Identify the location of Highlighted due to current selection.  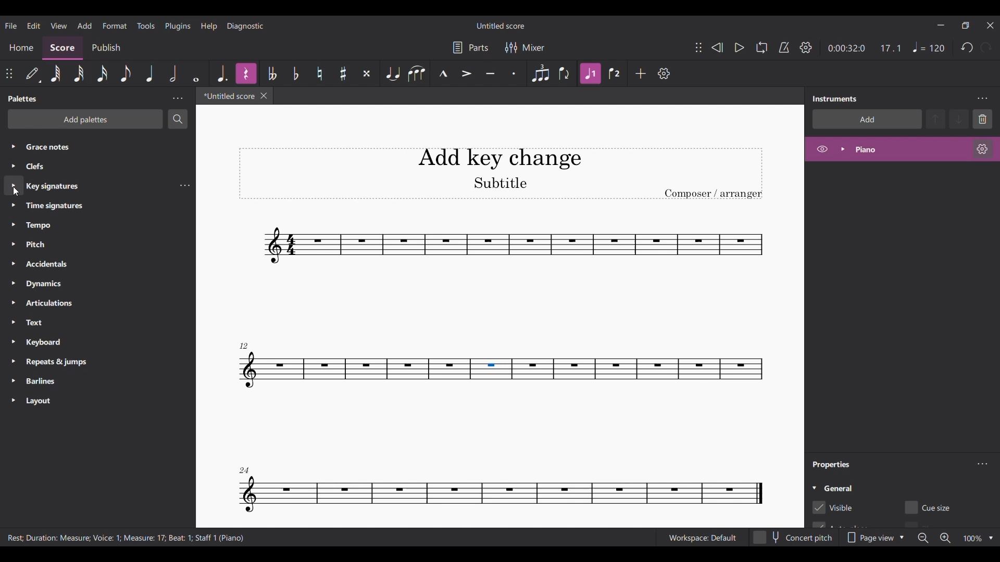
(591, 73).